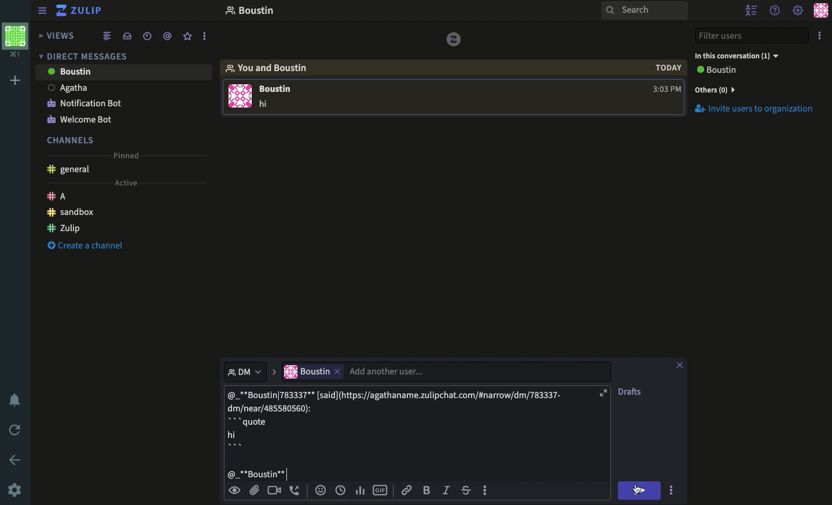  What do you see at coordinates (723, 71) in the screenshot?
I see `View all users` at bounding box center [723, 71].